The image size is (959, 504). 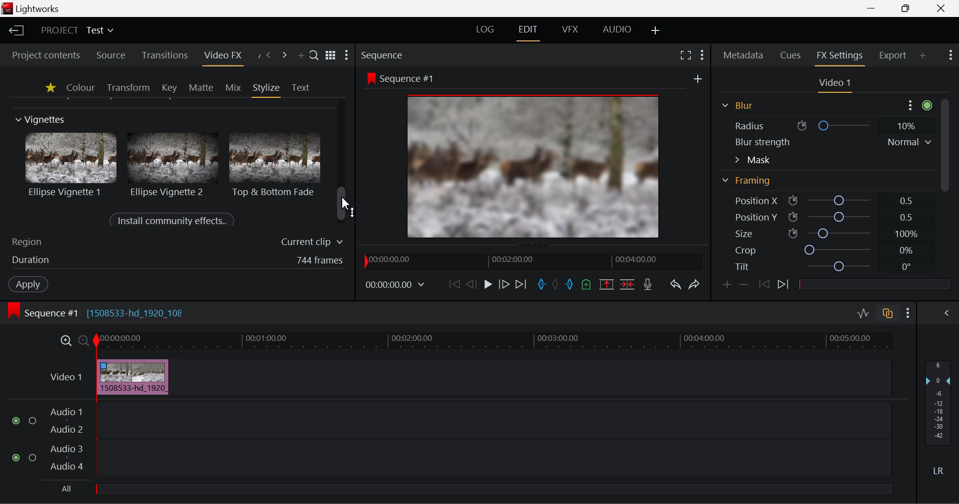 I want to click on Delete/Cut, so click(x=628, y=281).